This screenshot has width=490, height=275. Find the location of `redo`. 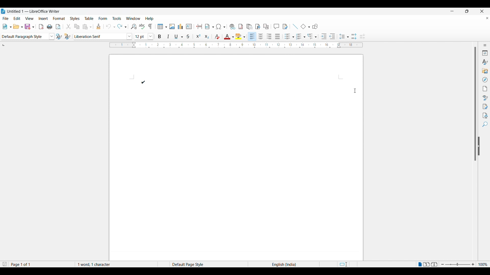

redo is located at coordinates (122, 26).